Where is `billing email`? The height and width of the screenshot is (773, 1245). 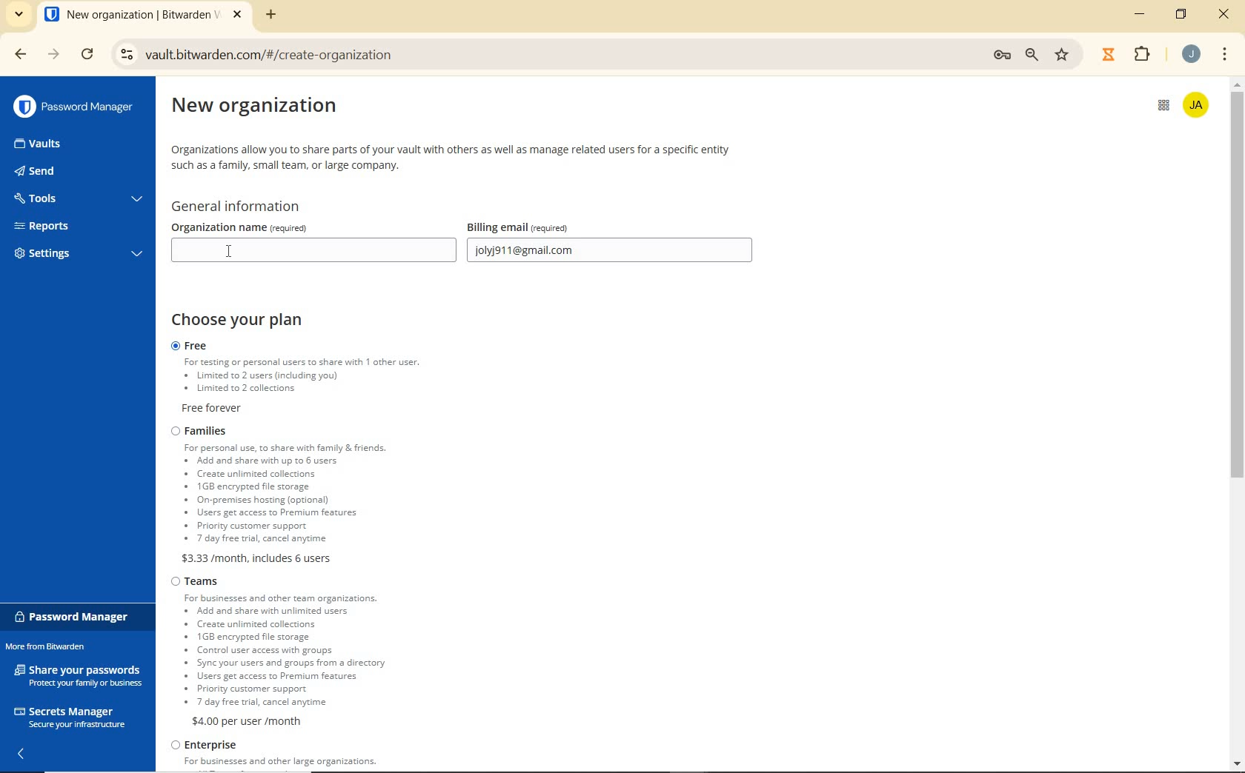
billing email is located at coordinates (550, 227).